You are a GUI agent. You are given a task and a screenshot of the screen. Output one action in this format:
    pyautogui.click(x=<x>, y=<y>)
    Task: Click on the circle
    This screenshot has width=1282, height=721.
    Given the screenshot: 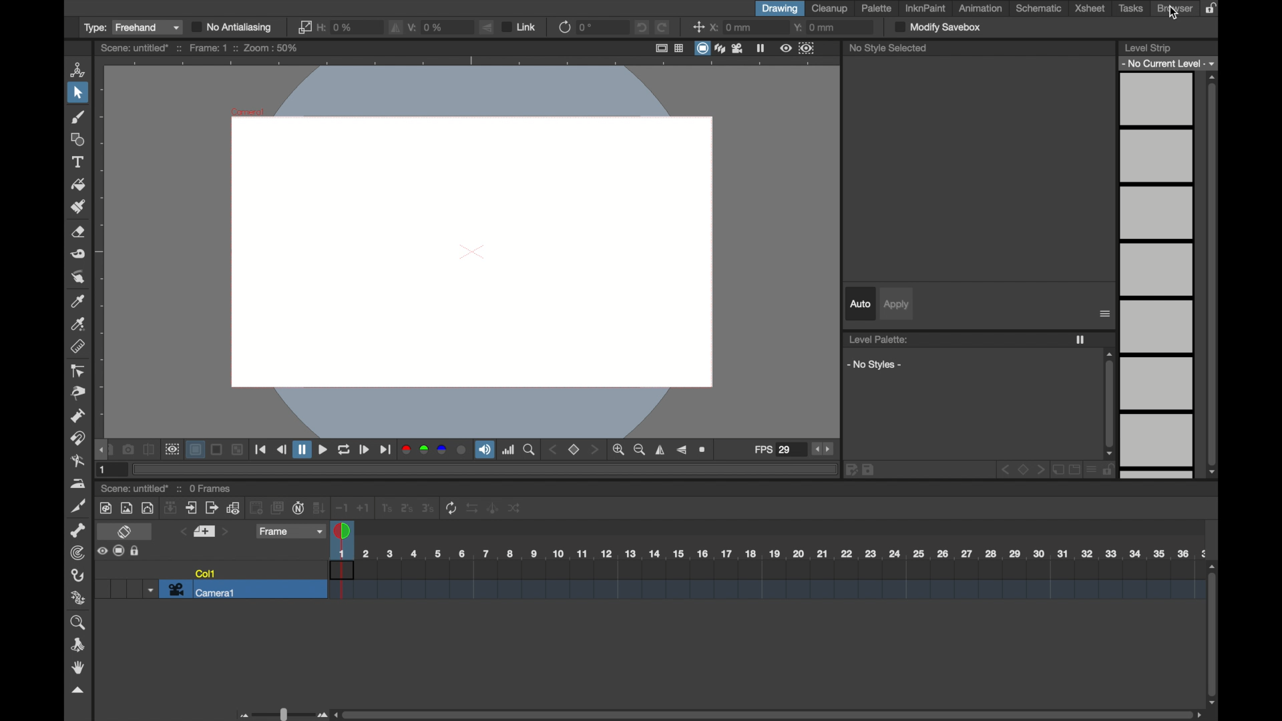 What is the action you would take?
    pyautogui.click(x=463, y=450)
    